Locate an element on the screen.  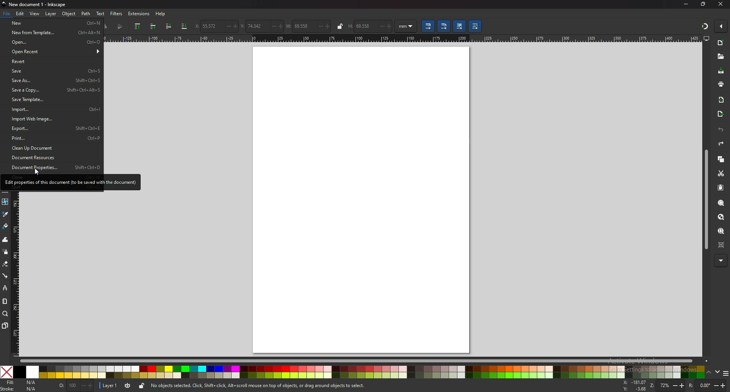
open is located at coordinates (721, 56).